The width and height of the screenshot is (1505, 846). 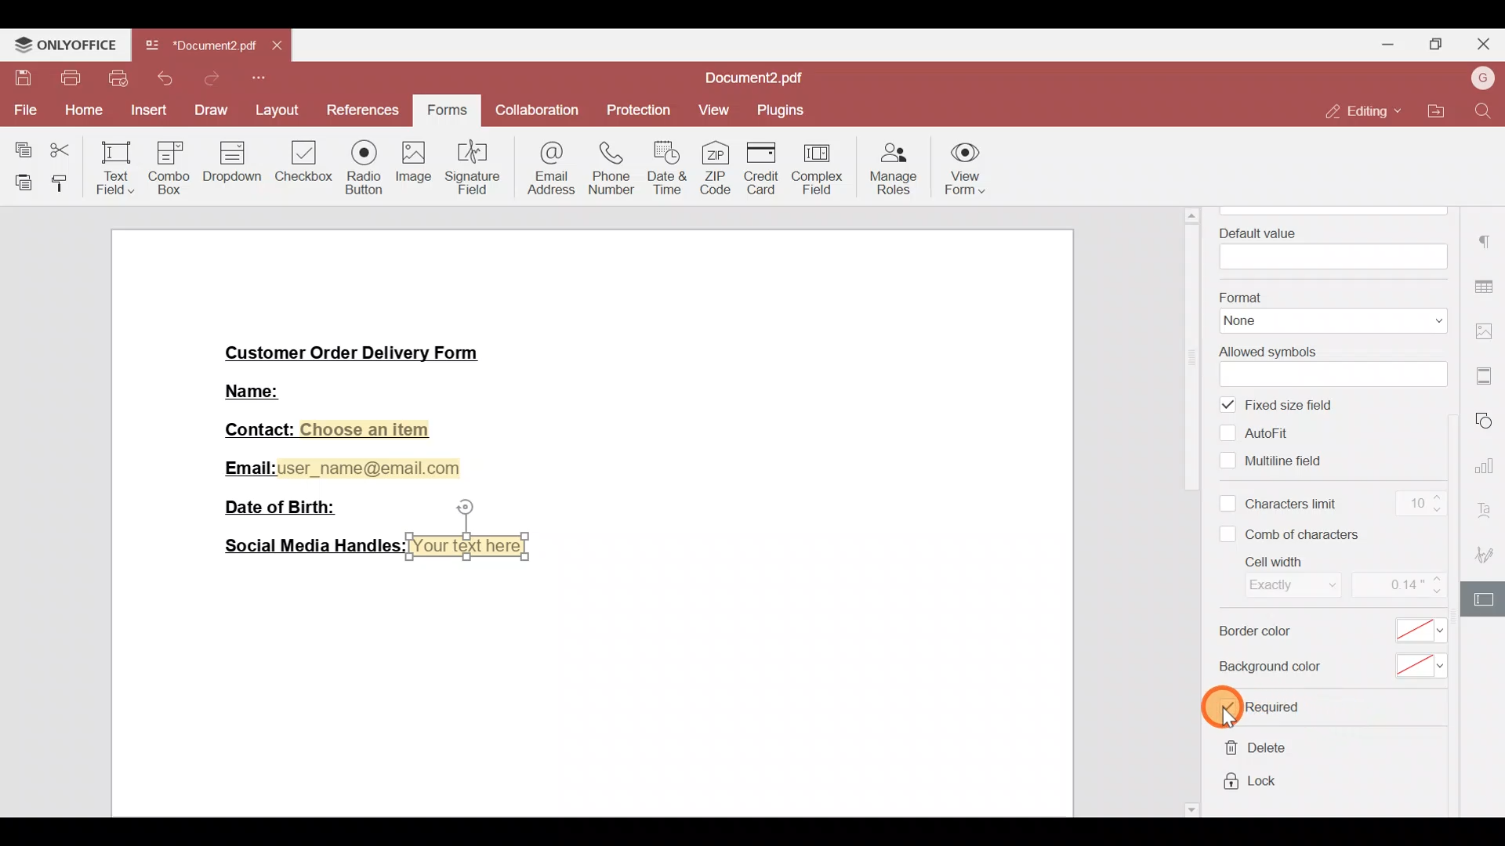 I want to click on Username, so click(x=1481, y=79).